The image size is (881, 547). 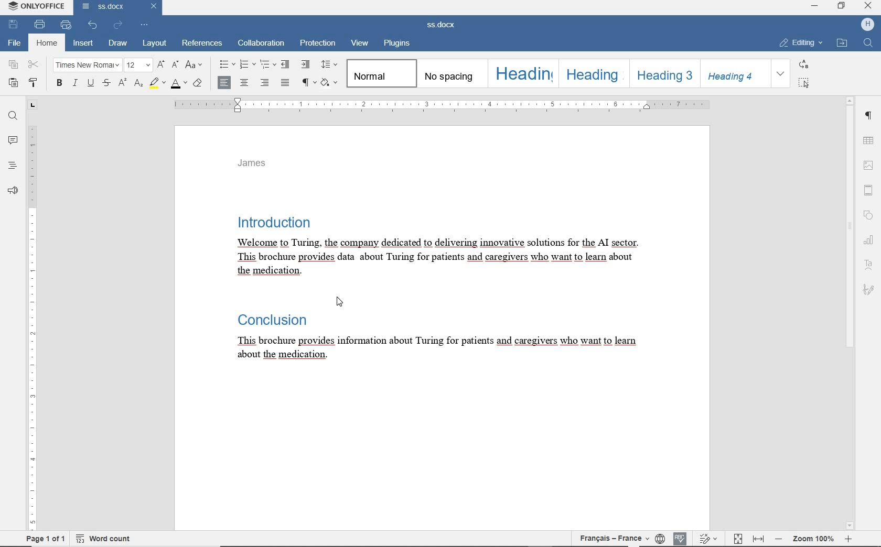 What do you see at coordinates (330, 82) in the screenshot?
I see `SHADING` at bounding box center [330, 82].